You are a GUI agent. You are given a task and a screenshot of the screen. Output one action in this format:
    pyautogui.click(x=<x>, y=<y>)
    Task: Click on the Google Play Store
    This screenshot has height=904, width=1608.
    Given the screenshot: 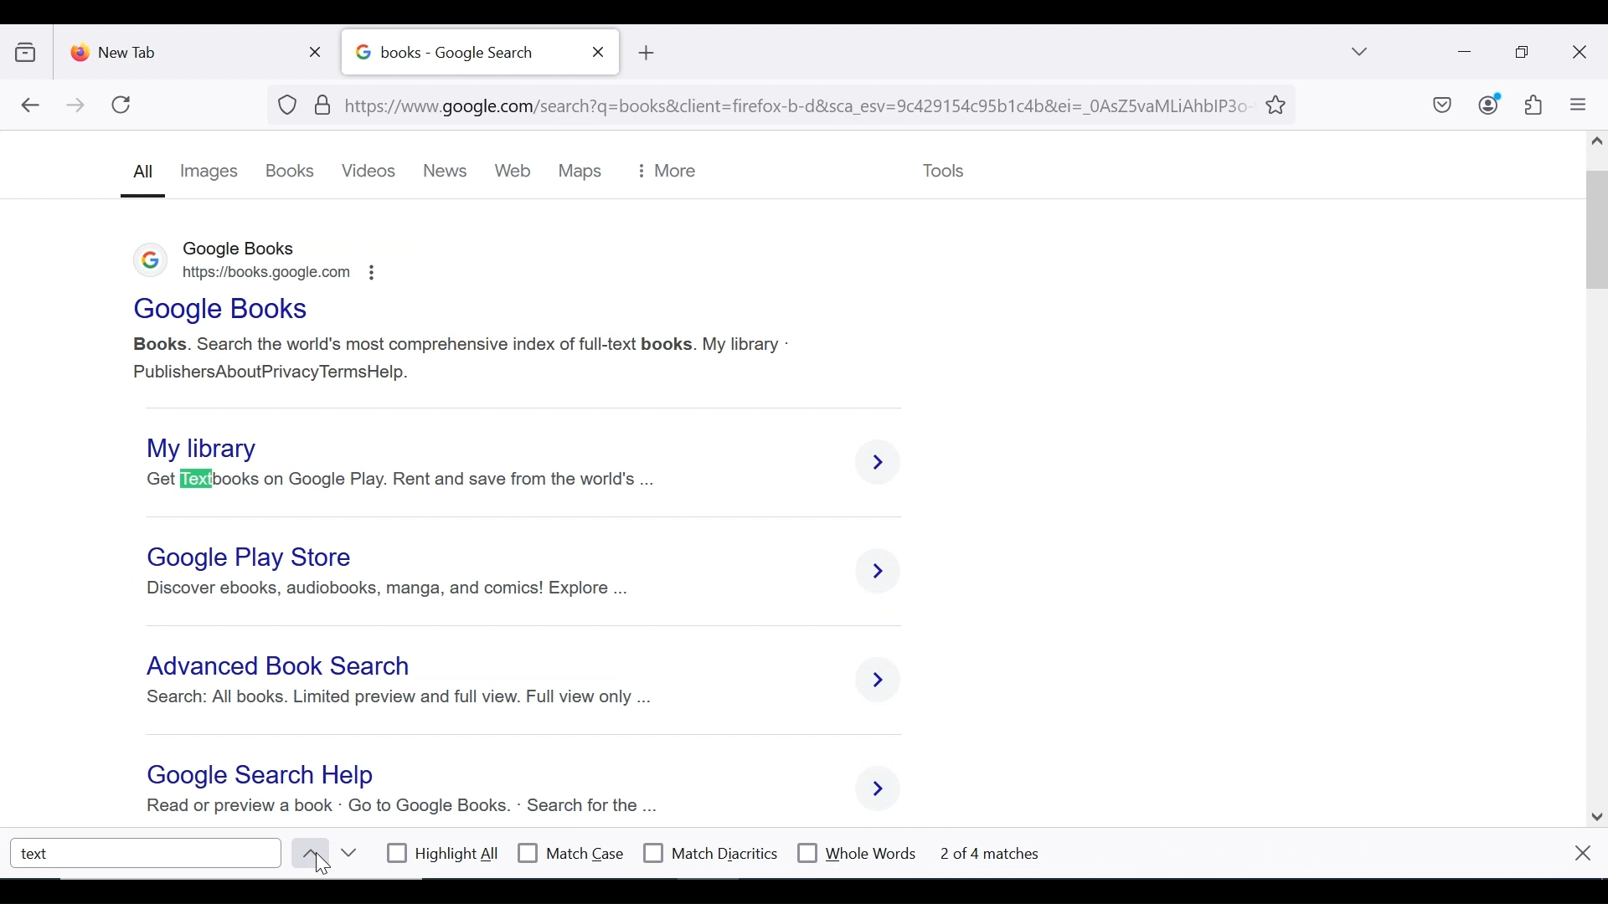 What is the action you would take?
    pyautogui.click(x=254, y=557)
    